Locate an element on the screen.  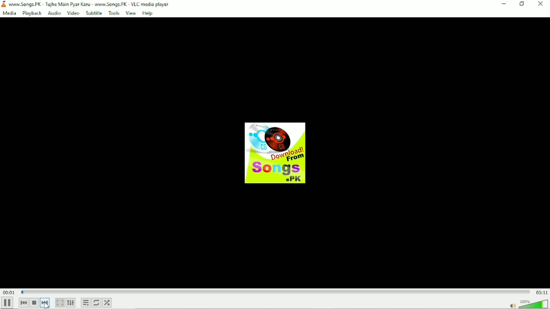
Previous is located at coordinates (23, 302).